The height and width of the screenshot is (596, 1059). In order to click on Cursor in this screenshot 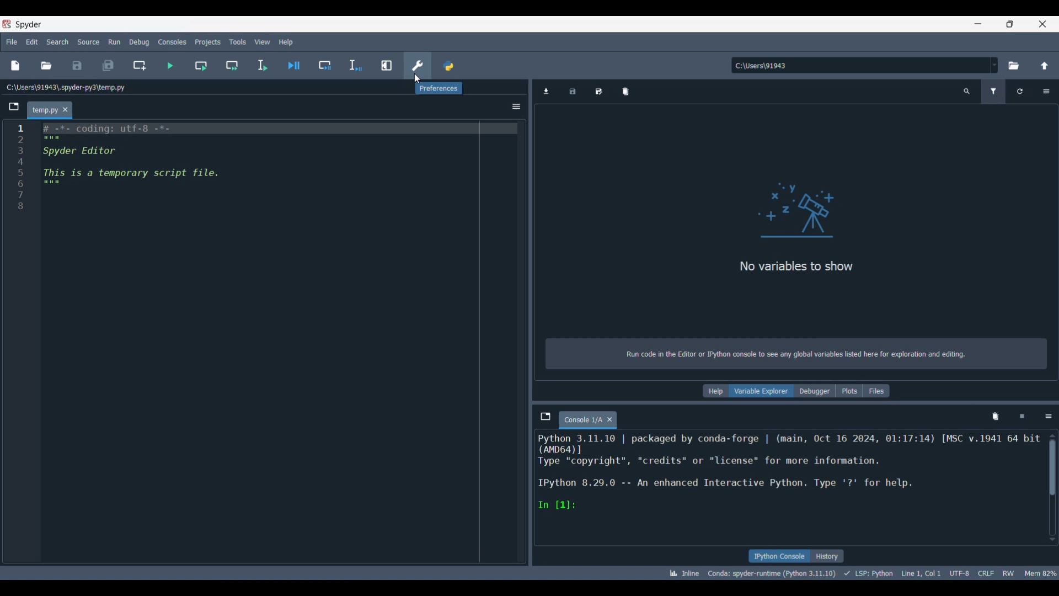, I will do `click(417, 79)`.